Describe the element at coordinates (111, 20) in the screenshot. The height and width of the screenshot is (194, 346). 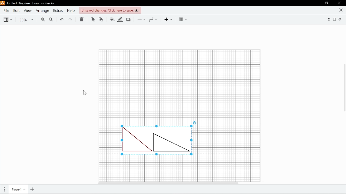
I see `Fill color` at that location.